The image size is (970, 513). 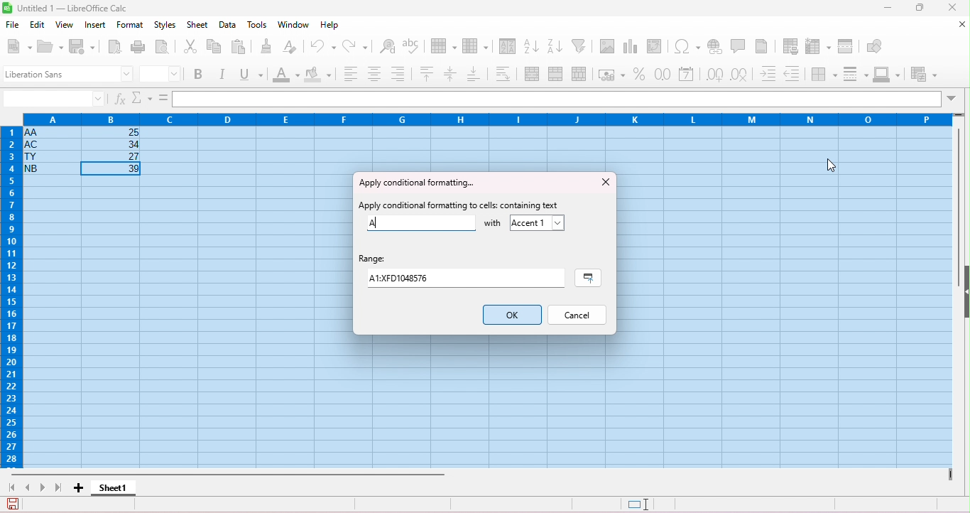 What do you see at coordinates (582, 45) in the screenshot?
I see `filter` at bounding box center [582, 45].